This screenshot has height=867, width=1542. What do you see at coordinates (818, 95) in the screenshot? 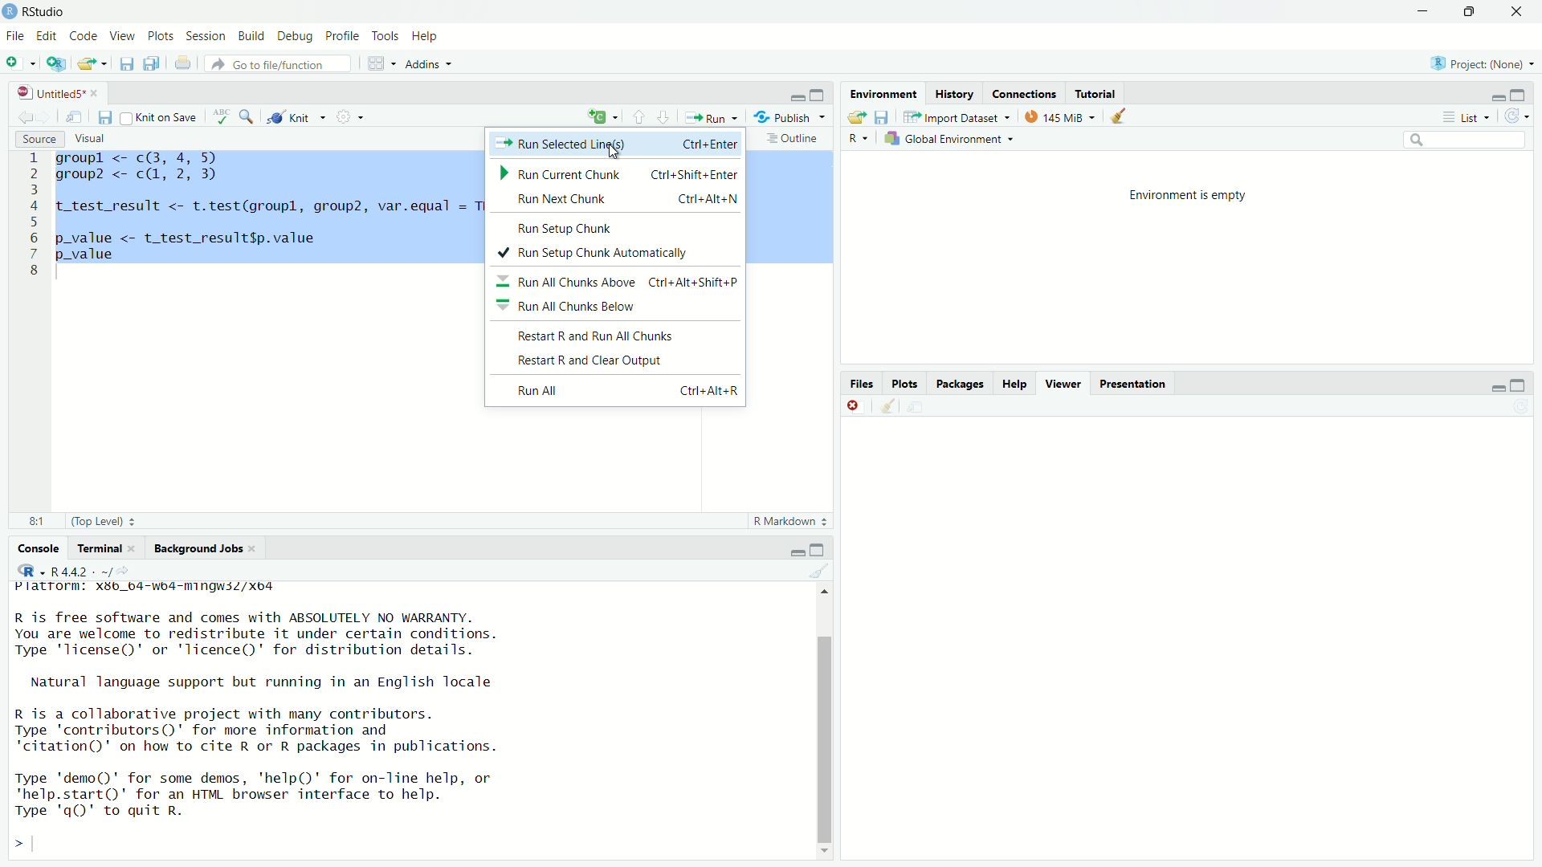
I see `maximise` at bounding box center [818, 95].